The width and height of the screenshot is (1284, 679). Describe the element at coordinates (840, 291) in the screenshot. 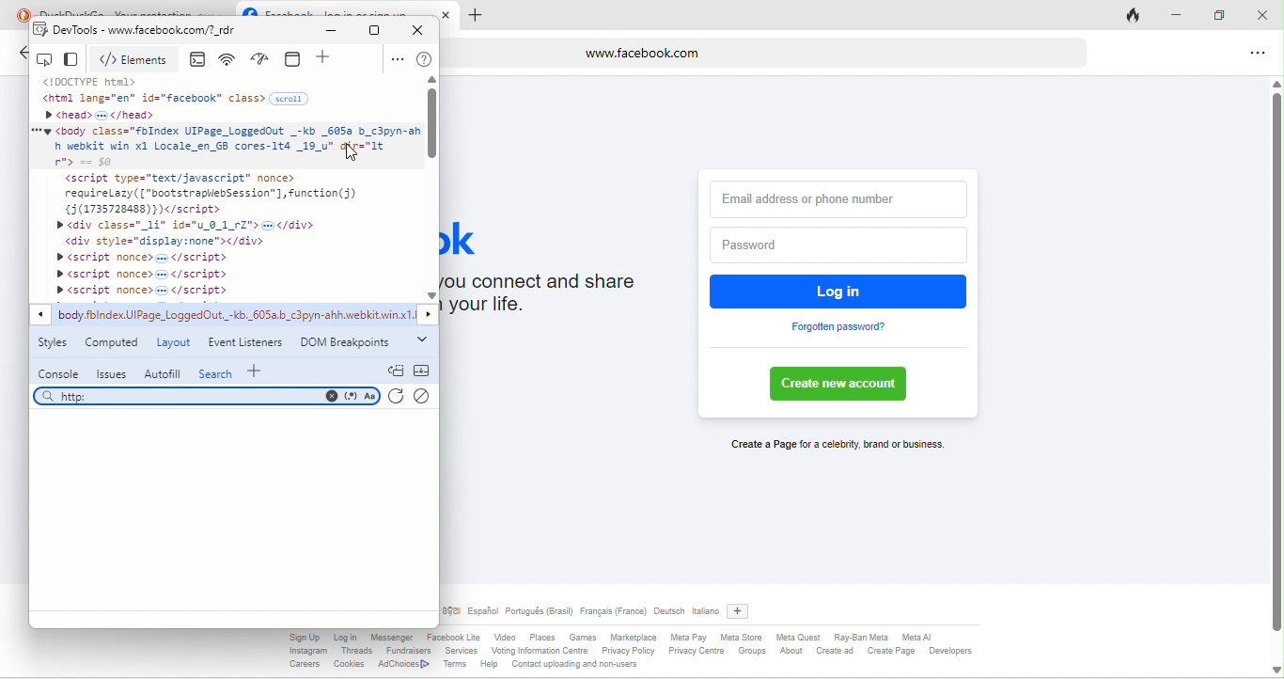

I see `log in` at that location.